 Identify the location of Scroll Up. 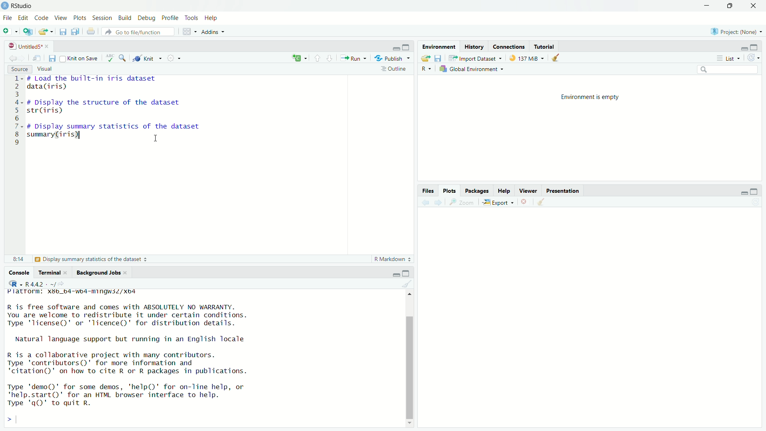
(411, 293).